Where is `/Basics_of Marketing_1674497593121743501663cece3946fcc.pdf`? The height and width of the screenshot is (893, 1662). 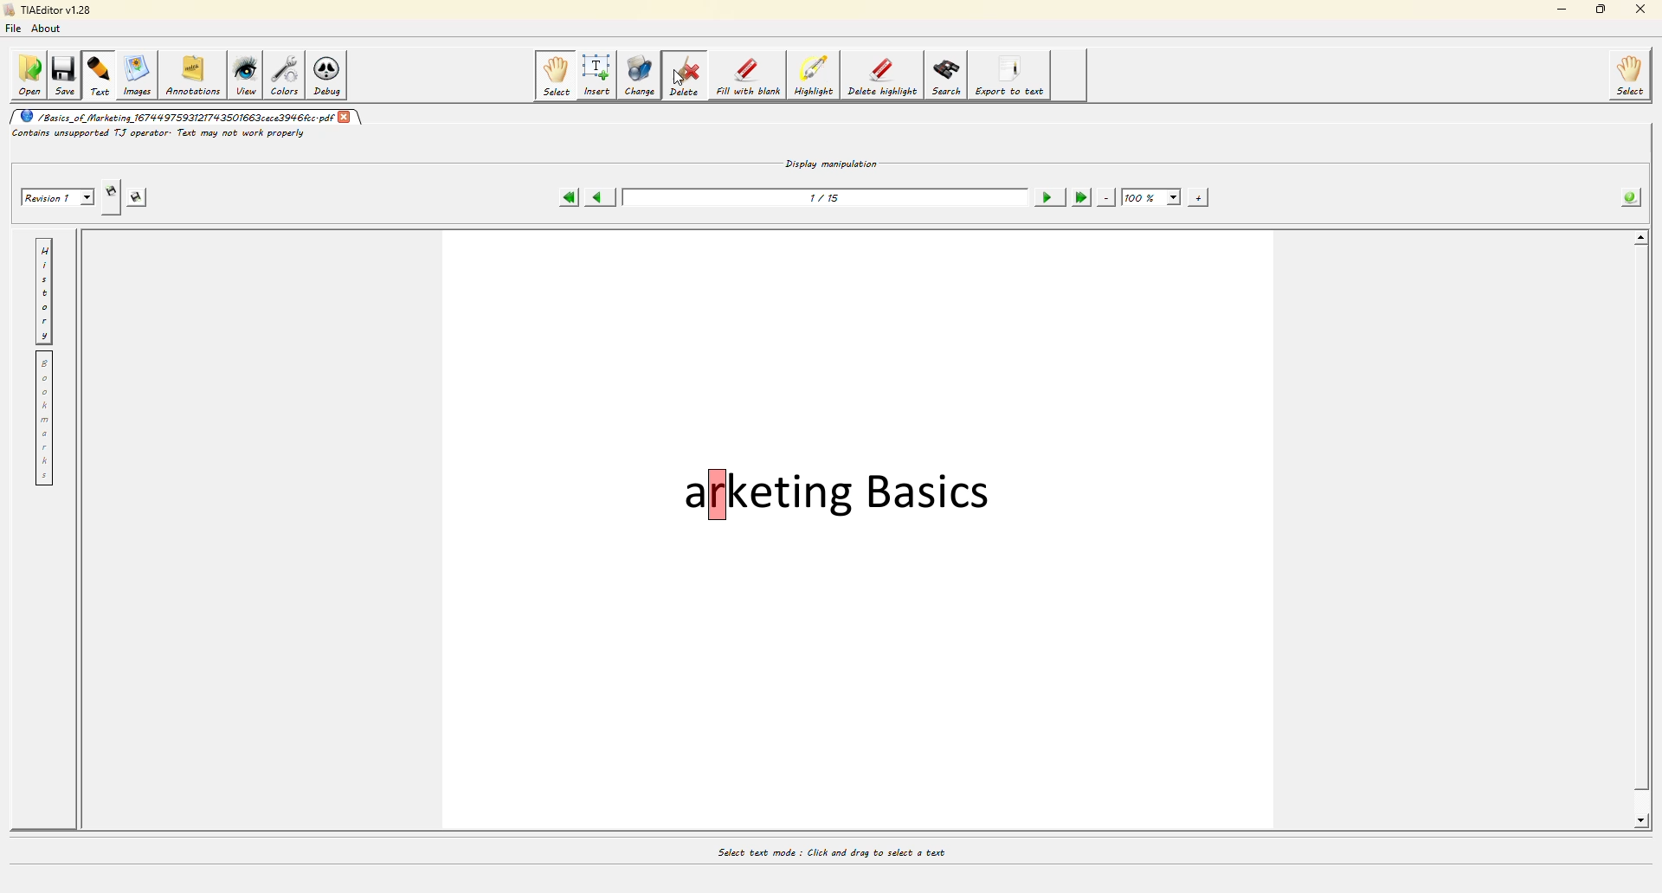 /Basics_of Marketing_1674497593121743501663cece3946fcc.pdf is located at coordinates (177, 115).